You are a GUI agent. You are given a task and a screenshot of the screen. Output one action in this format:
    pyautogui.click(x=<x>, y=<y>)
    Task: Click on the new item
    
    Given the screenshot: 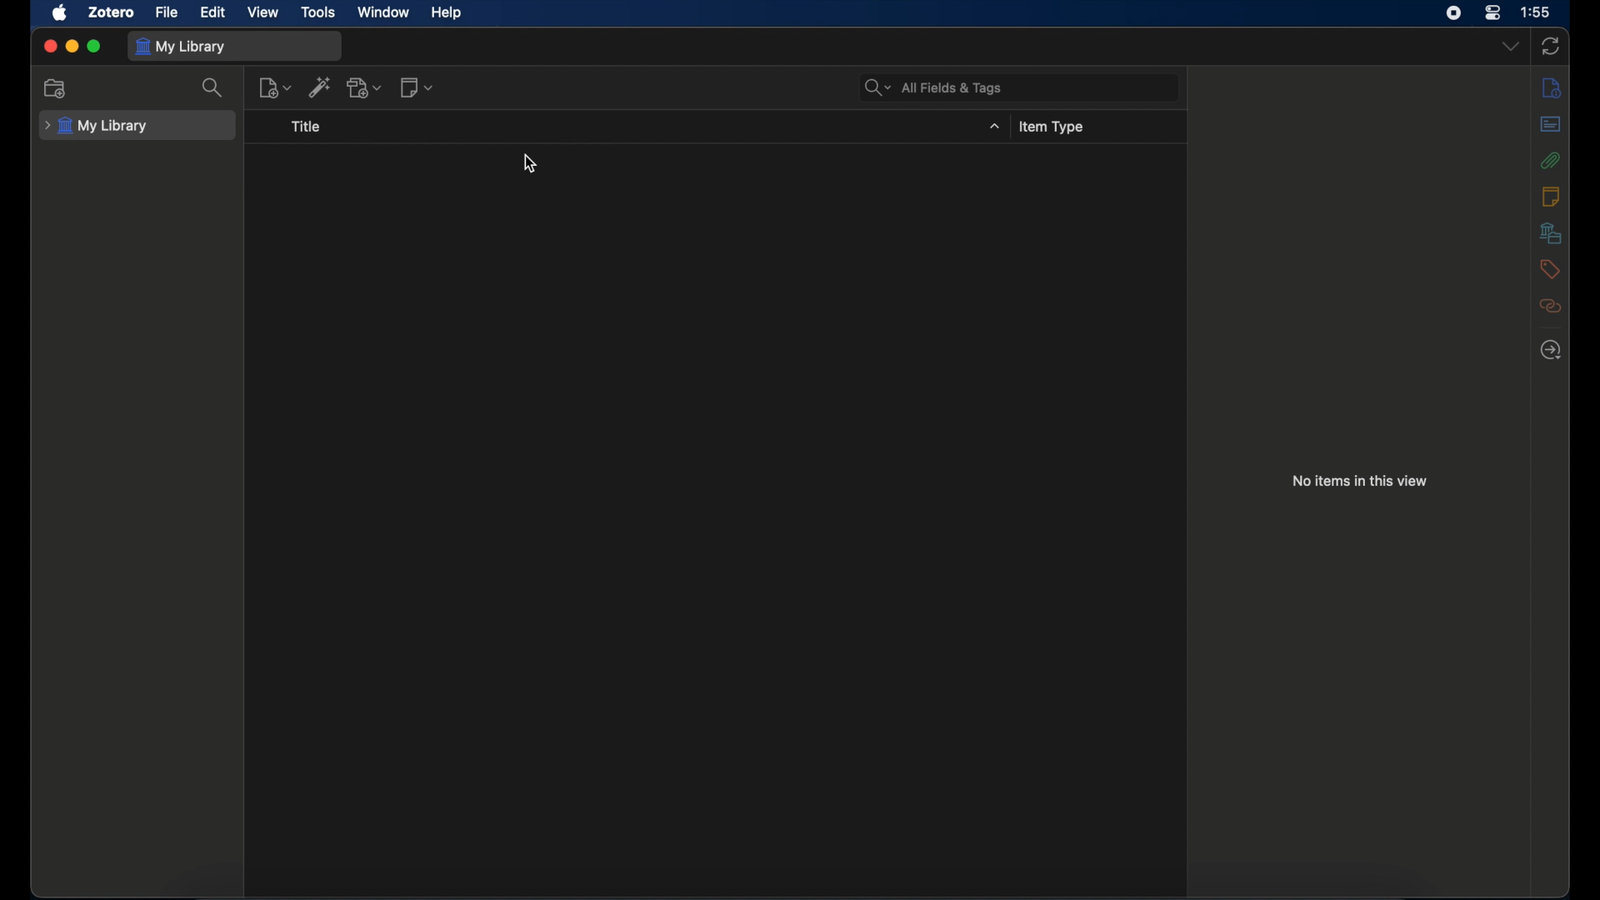 What is the action you would take?
    pyautogui.click(x=274, y=87)
    